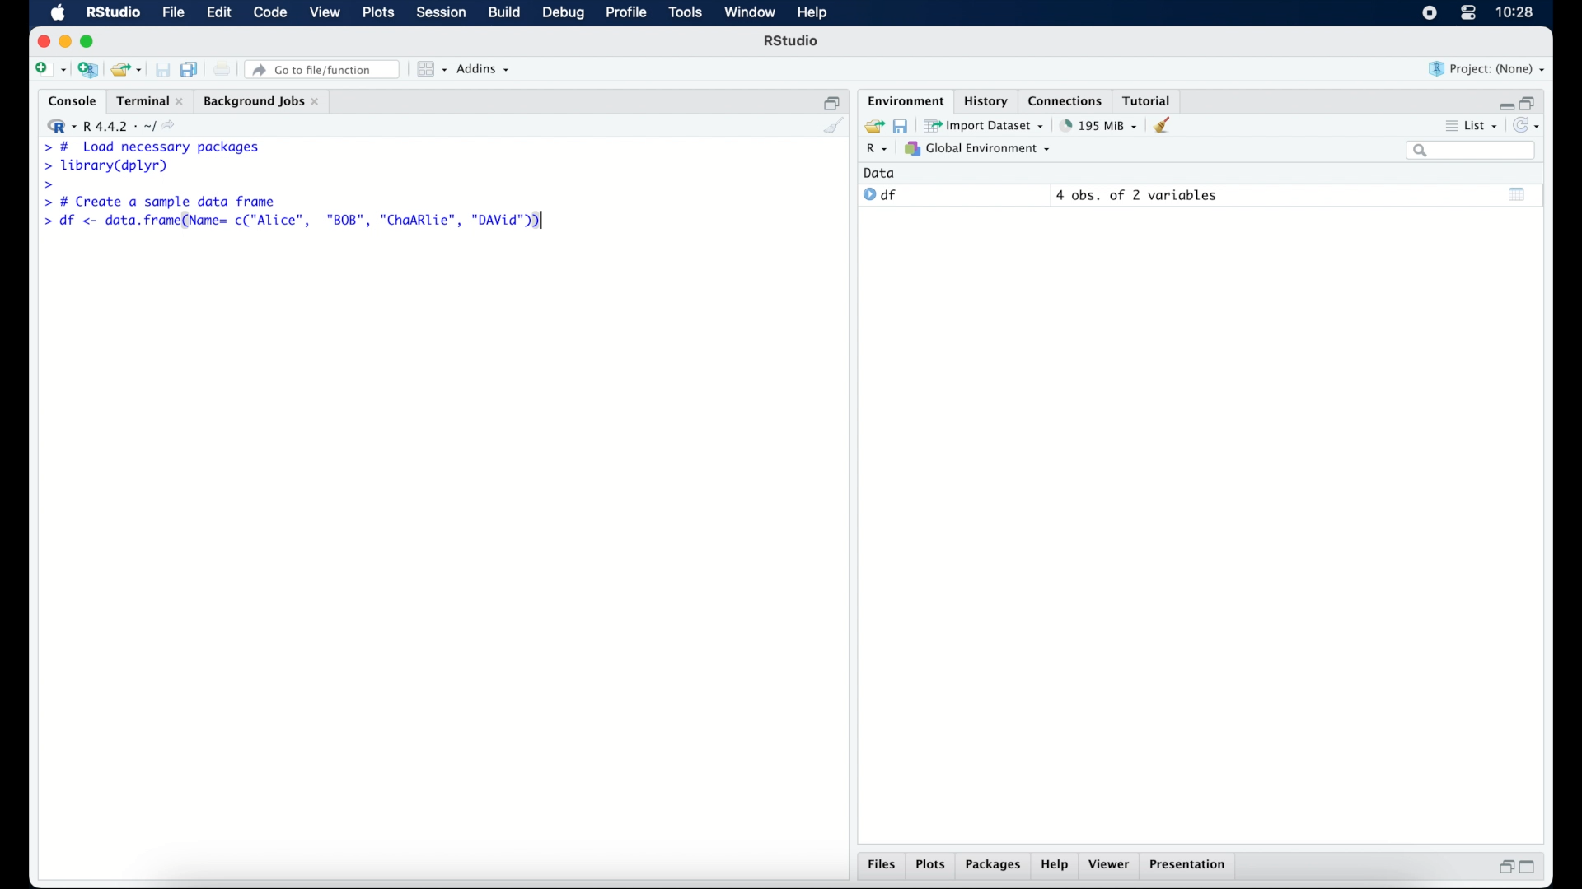  What do you see at coordinates (49, 71) in the screenshot?
I see `create new file` at bounding box center [49, 71].